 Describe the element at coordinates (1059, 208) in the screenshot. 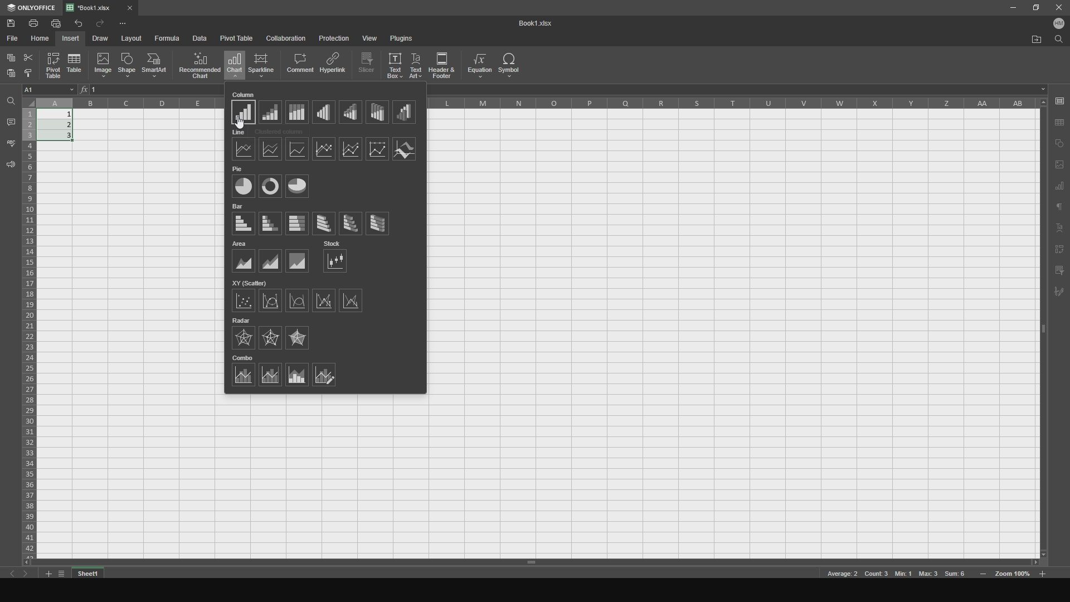

I see `text` at that location.